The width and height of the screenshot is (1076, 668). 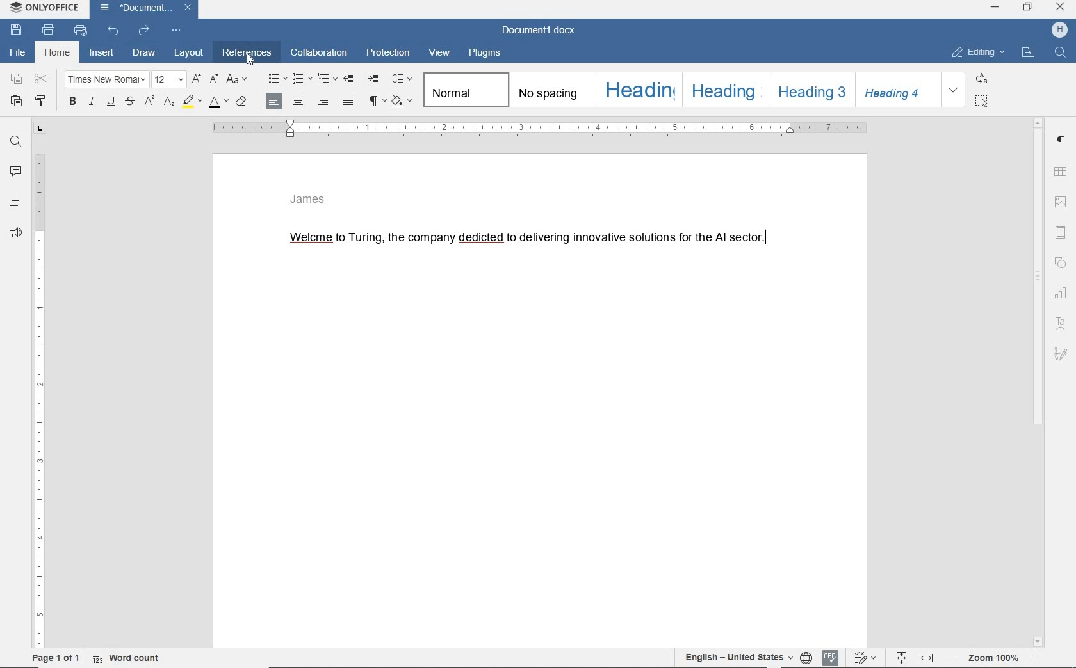 I want to click on align center, so click(x=301, y=102).